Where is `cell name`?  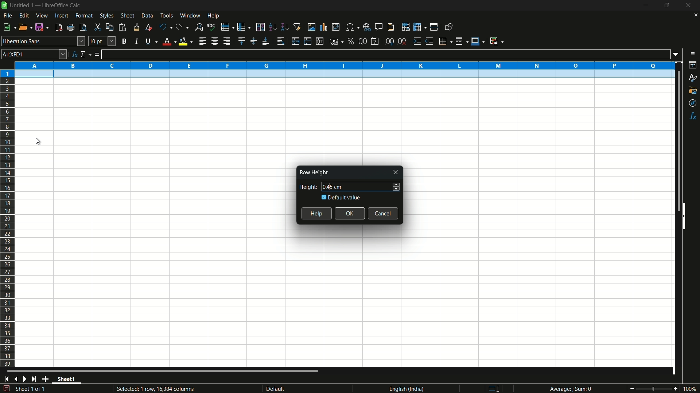
cell name is located at coordinates (34, 54).